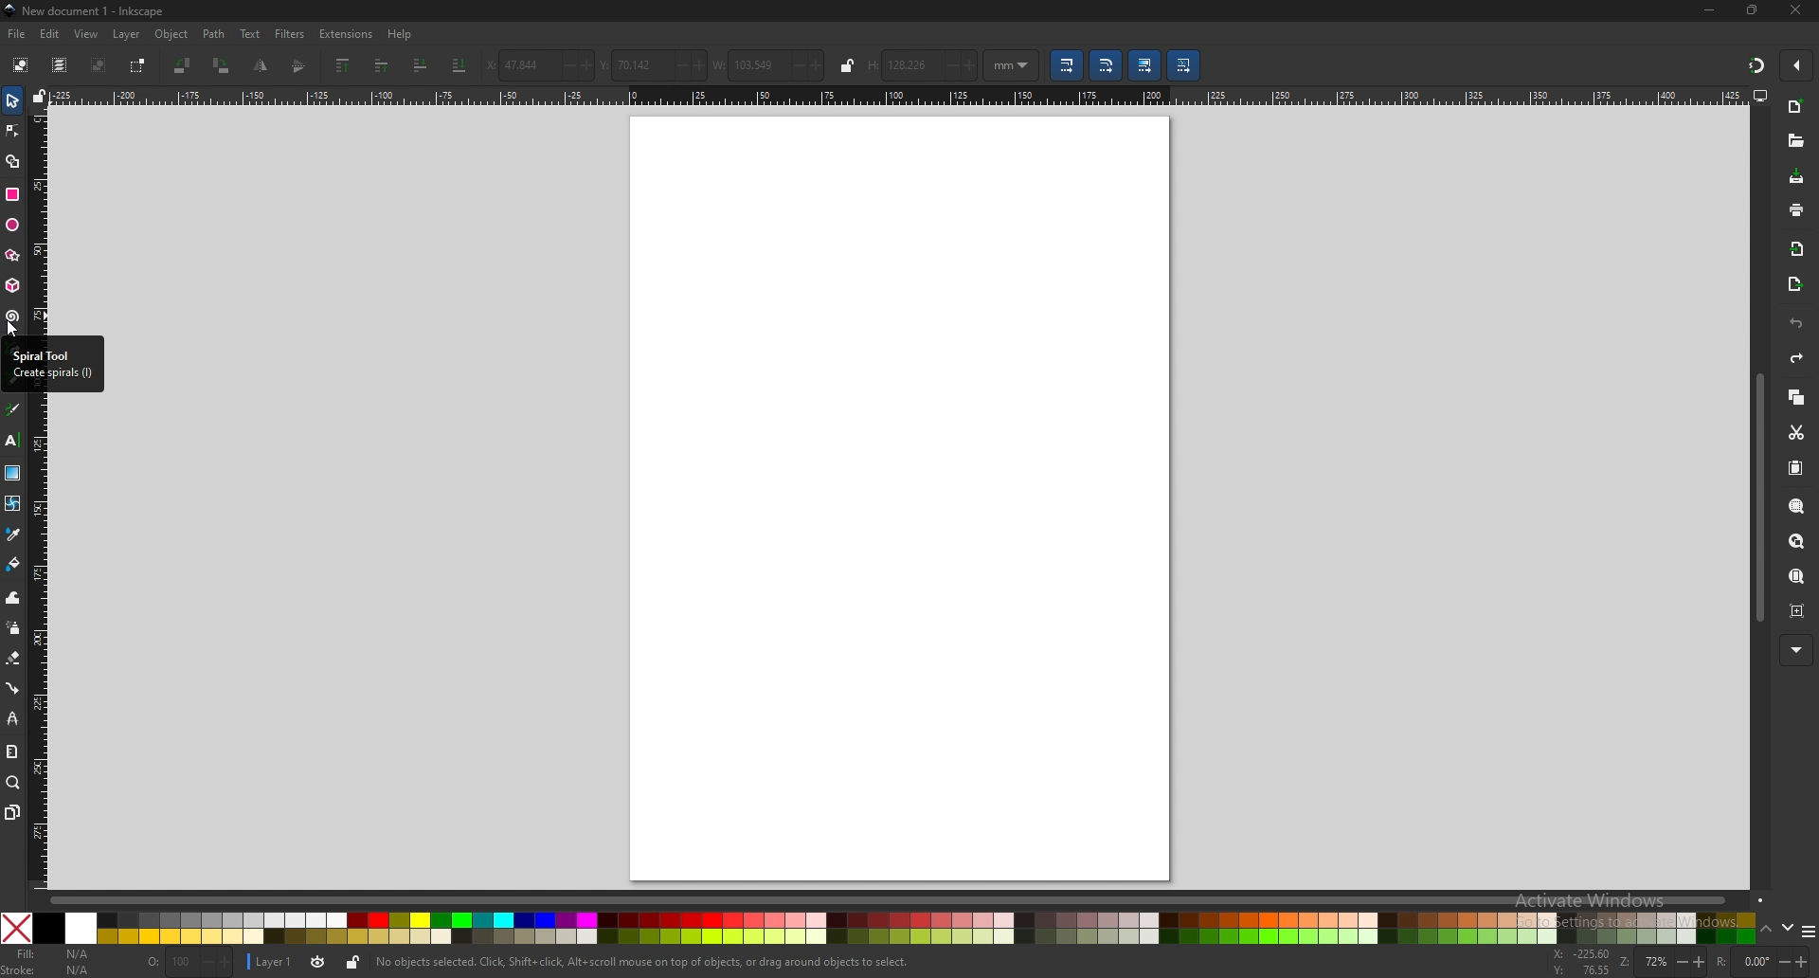 The image size is (1819, 978). Describe the element at coordinates (127, 33) in the screenshot. I see `layer` at that location.